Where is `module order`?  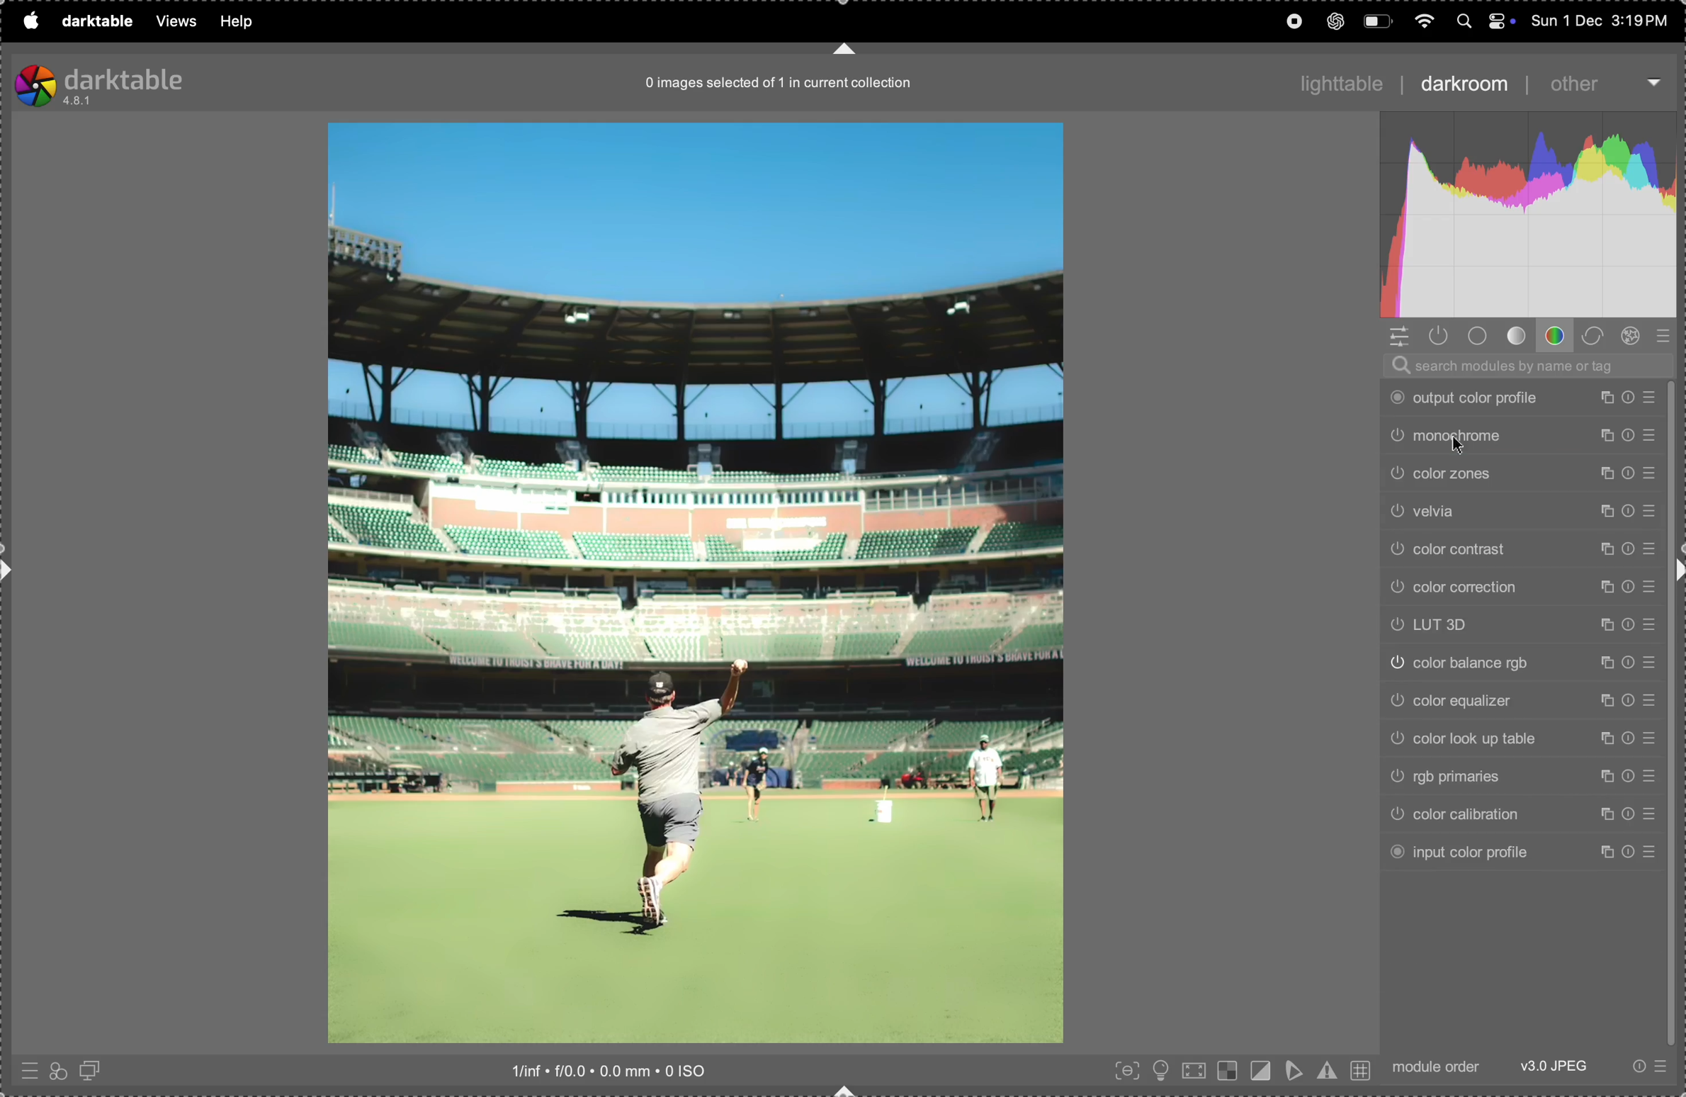 module order is located at coordinates (1435, 1067).